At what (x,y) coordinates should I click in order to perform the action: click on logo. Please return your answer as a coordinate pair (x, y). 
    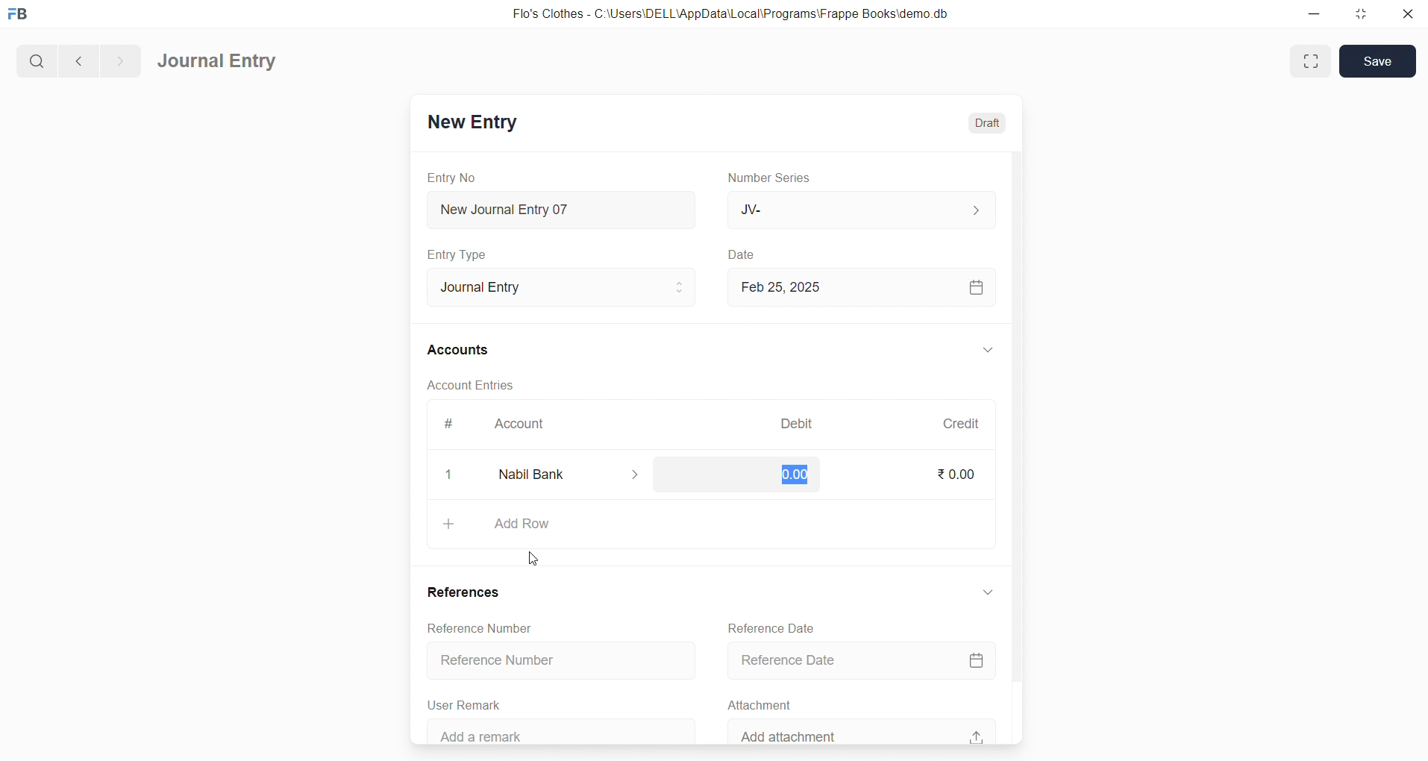
    Looking at the image, I should click on (22, 15).